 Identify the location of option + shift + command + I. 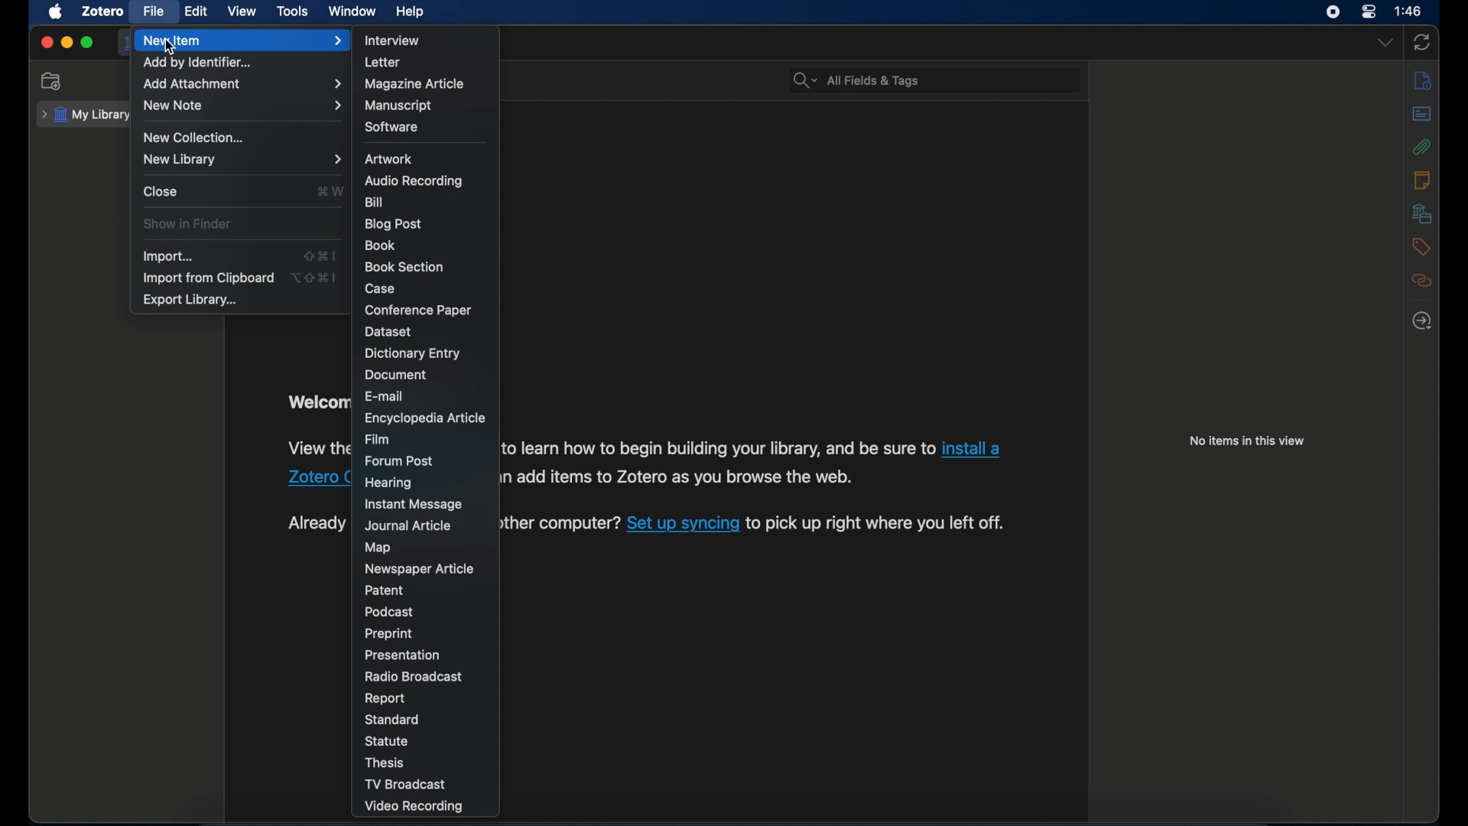
(313, 277).